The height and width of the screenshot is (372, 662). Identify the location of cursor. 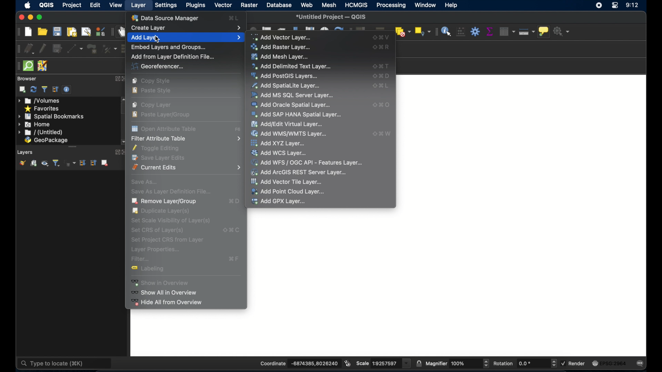
(157, 39).